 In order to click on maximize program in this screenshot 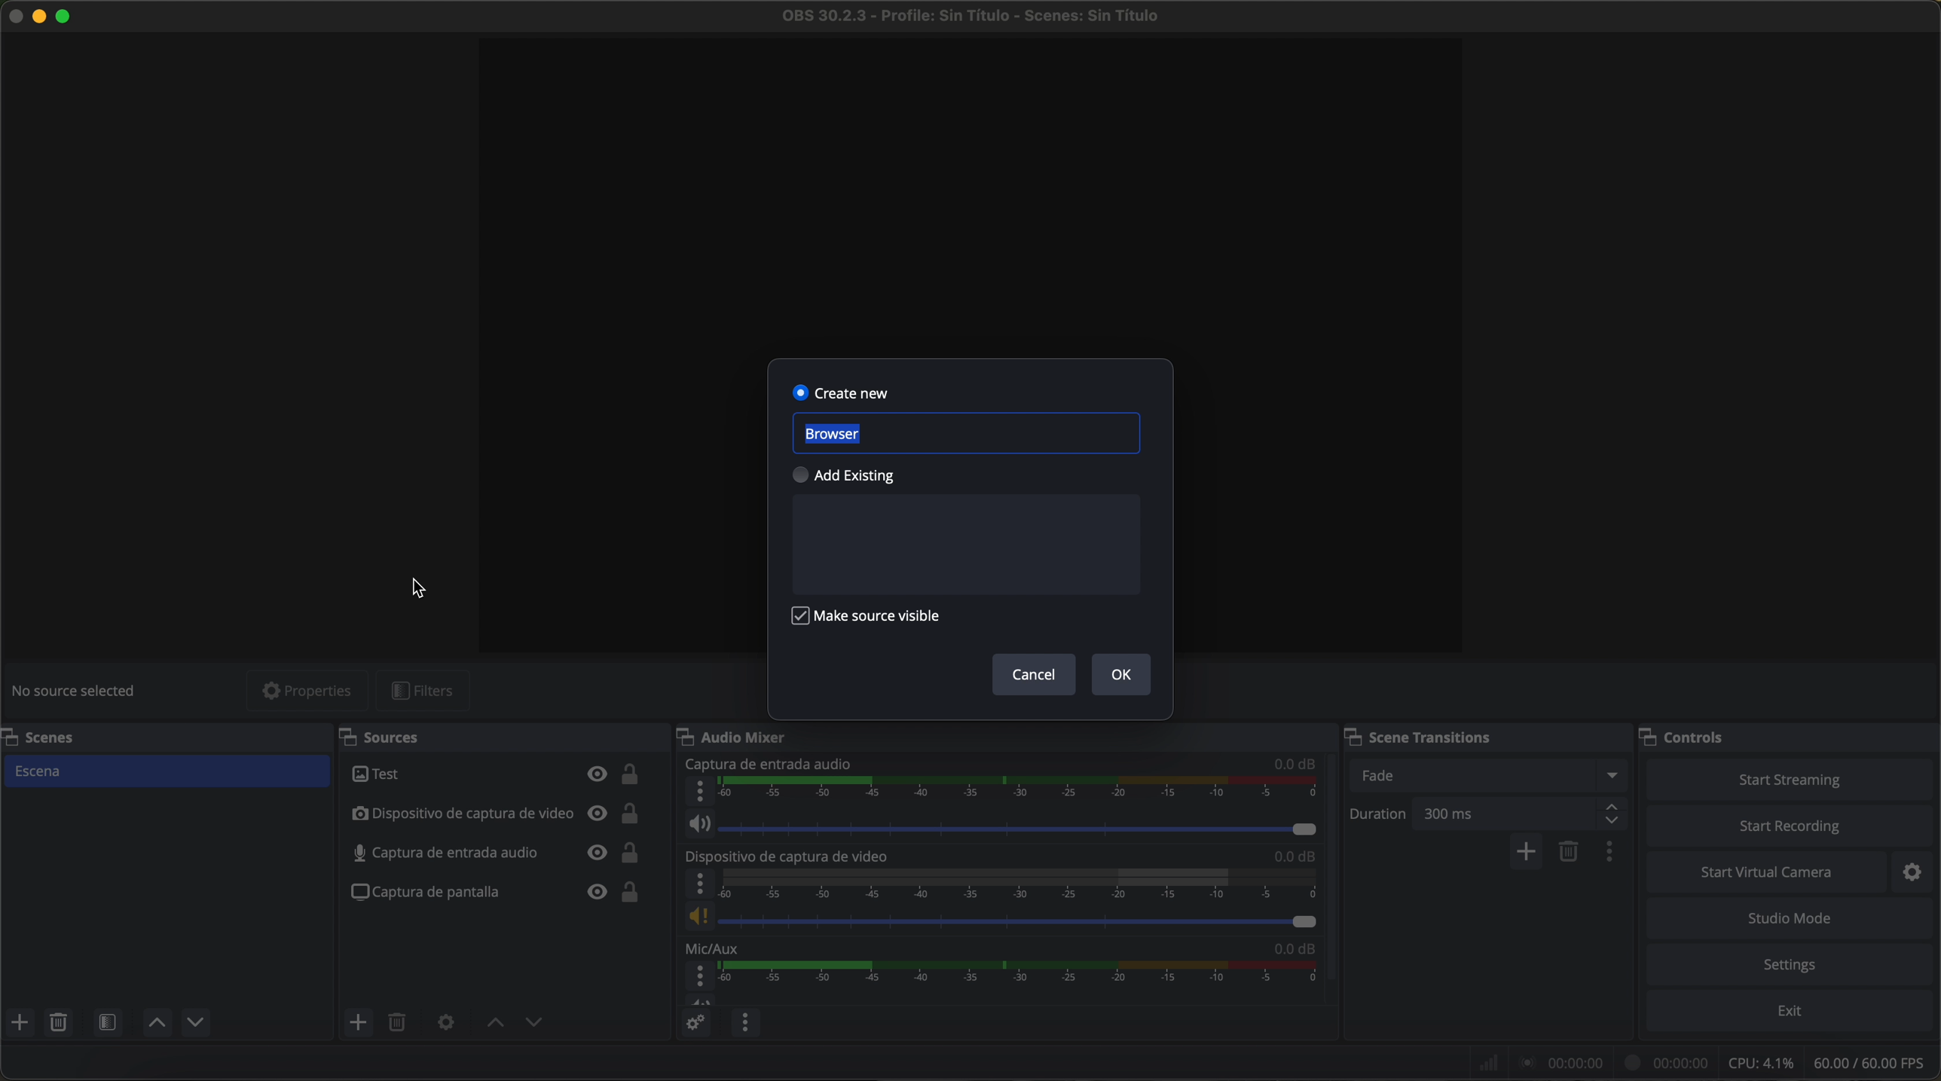, I will do `click(66, 18)`.